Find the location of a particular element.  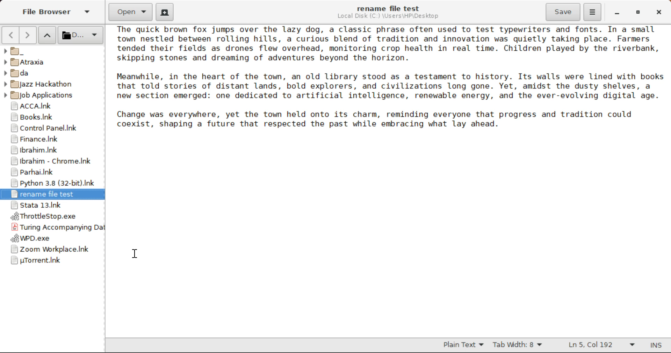

Jazz Hackathon Folder is located at coordinates (46, 85).